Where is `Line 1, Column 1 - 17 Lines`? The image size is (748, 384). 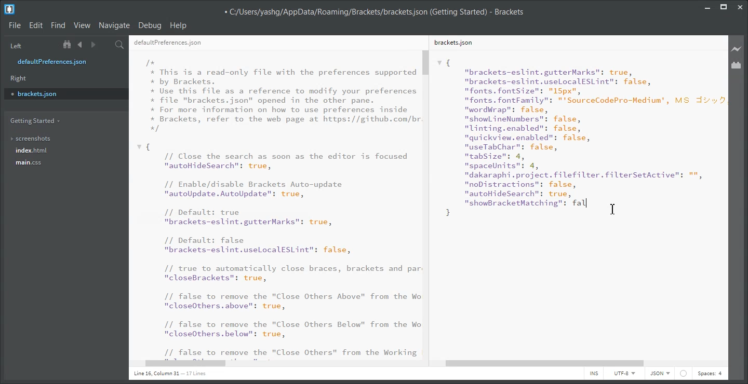 Line 1, Column 1 - 17 Lines is located at coordinates (168, 374).